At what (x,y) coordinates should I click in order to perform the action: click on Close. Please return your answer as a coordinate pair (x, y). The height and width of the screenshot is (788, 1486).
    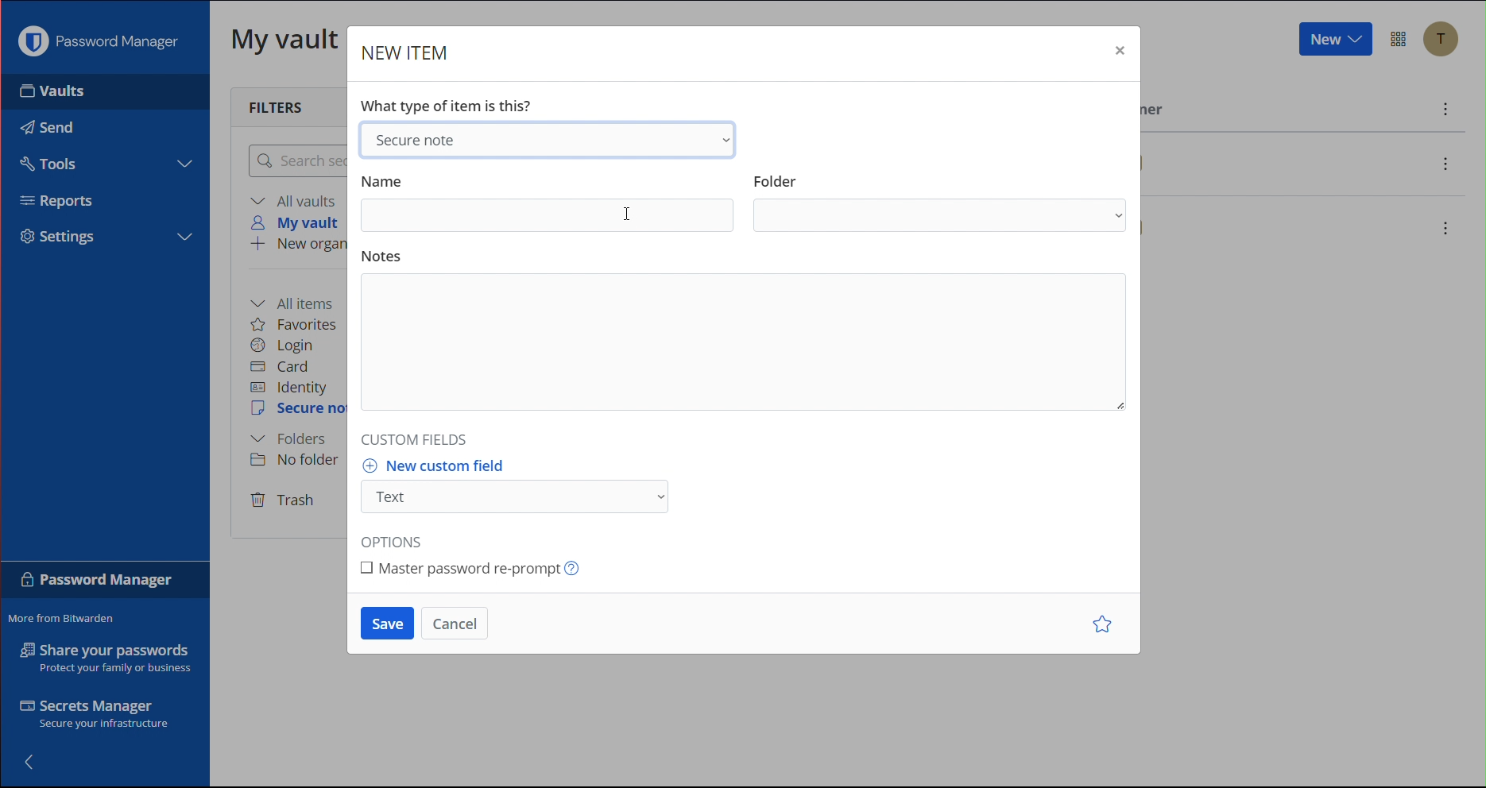
    Looking at the image, I should click on (1118, 49).